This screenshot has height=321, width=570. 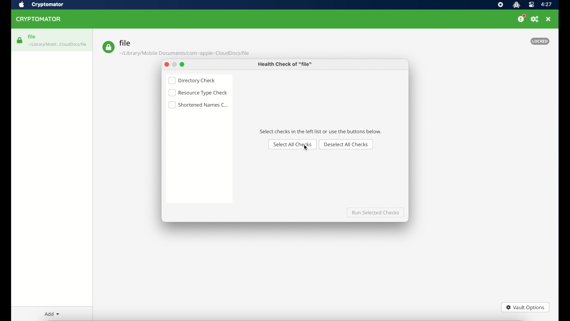 What do you see at coordinates (39, 19) in the screenshot?
I see `cryptomator` at bounding box center [39, 19].